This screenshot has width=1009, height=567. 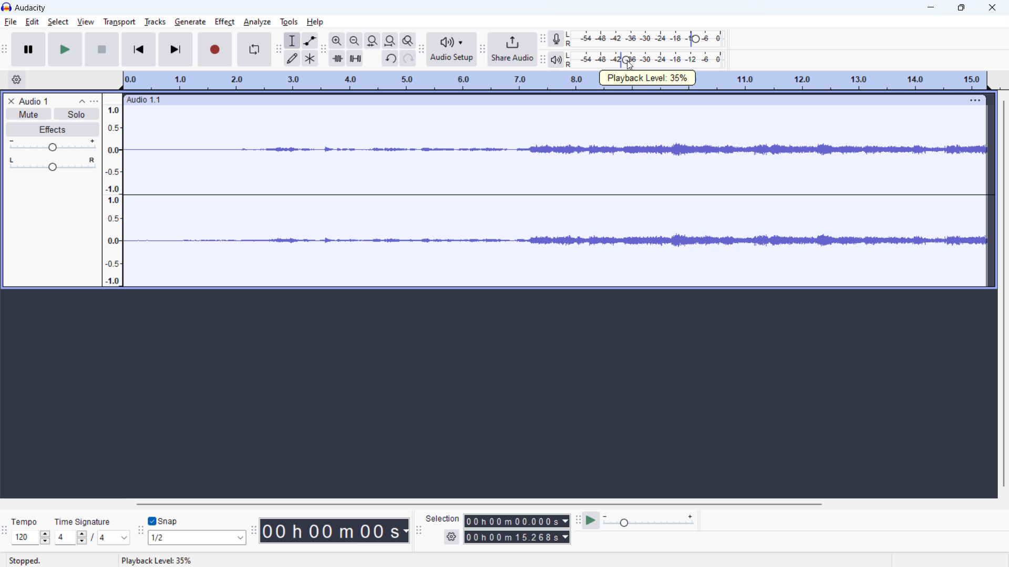 I want to click on time, so click(x=335, y=531).